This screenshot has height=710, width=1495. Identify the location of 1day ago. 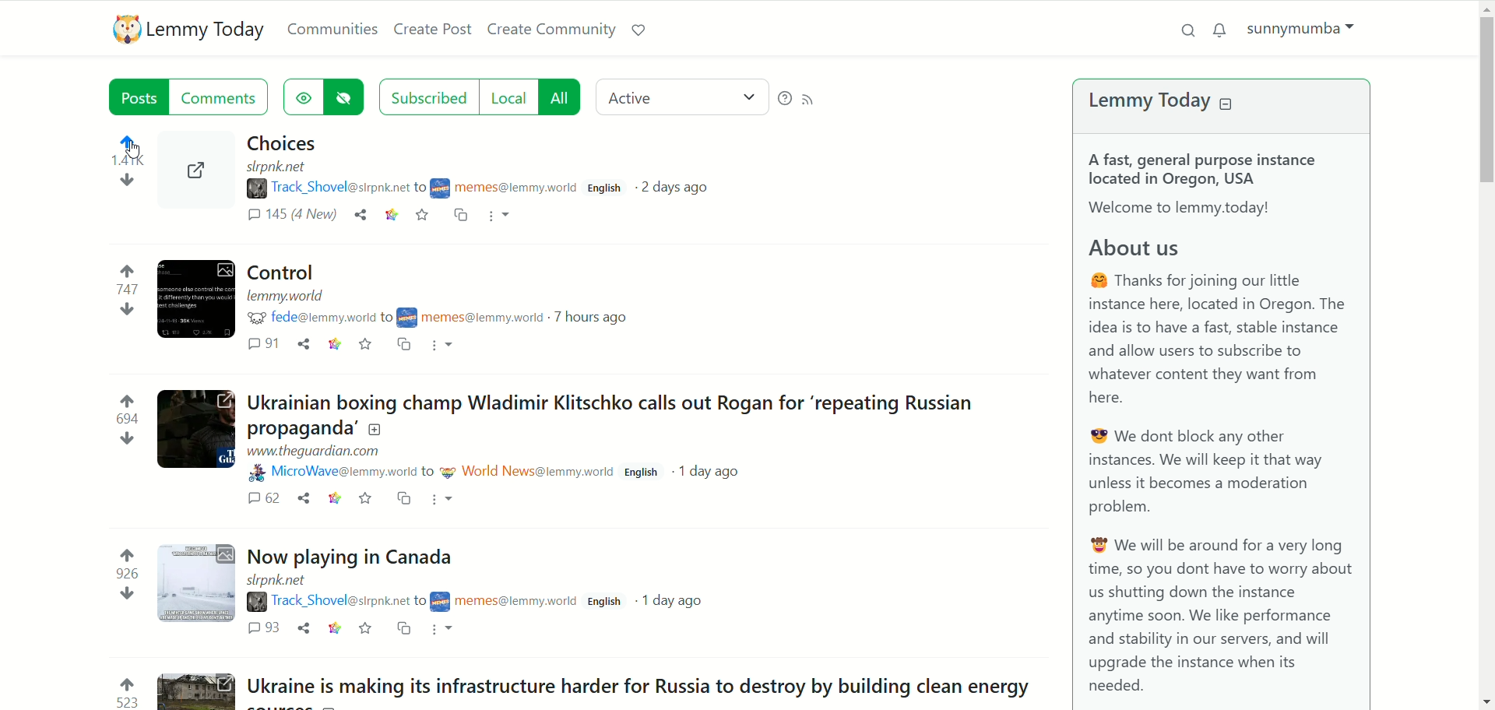
(716, 473).